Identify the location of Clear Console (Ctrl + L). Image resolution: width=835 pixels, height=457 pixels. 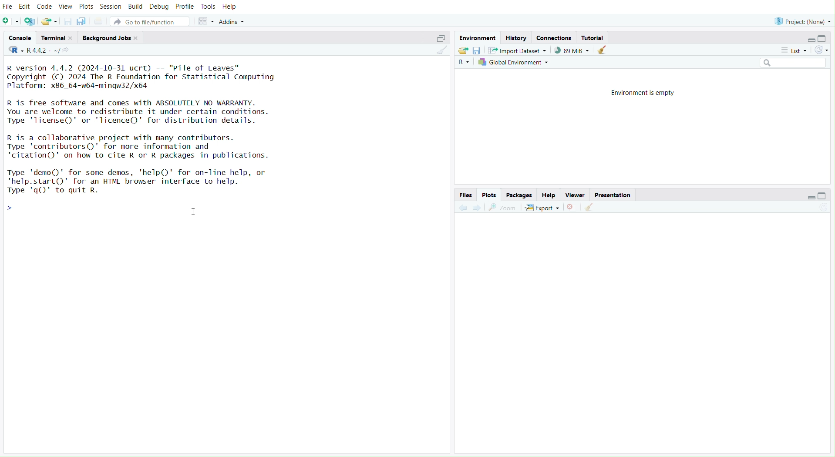
(591, 206).